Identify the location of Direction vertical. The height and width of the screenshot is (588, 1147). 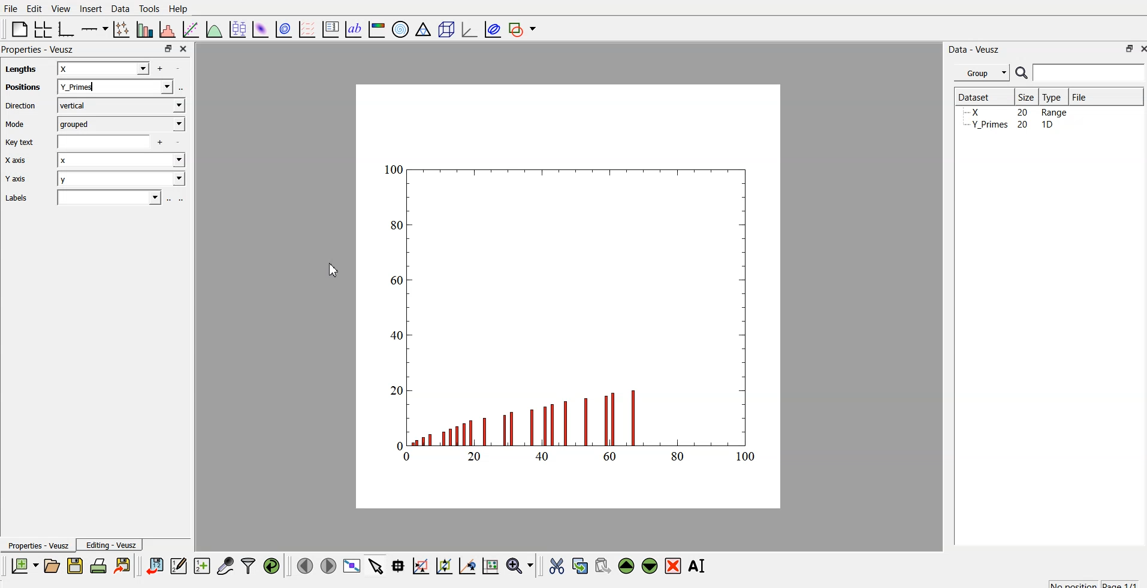
(96, 105).